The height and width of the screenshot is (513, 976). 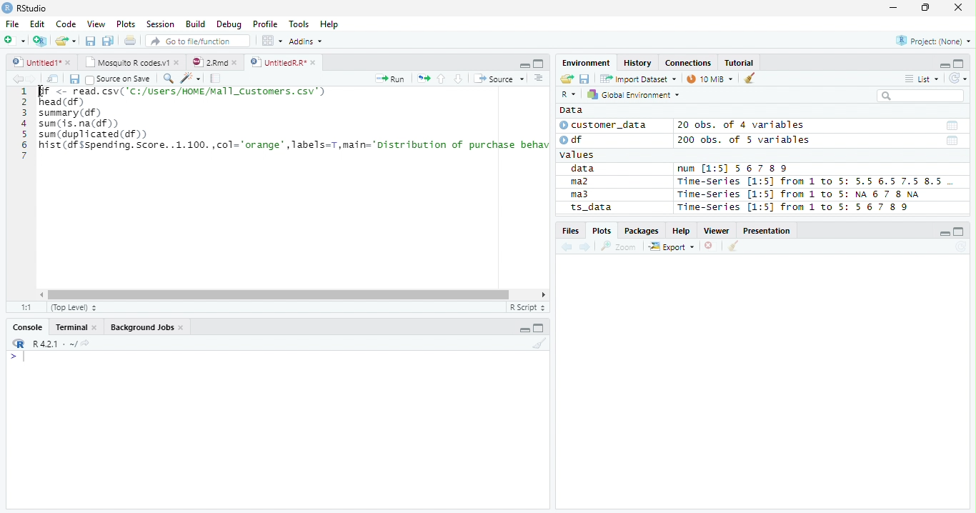 What do you see at coordinates (540, 329) in the screenshot?
I see `Maximize` at bounding box center [540, 329].